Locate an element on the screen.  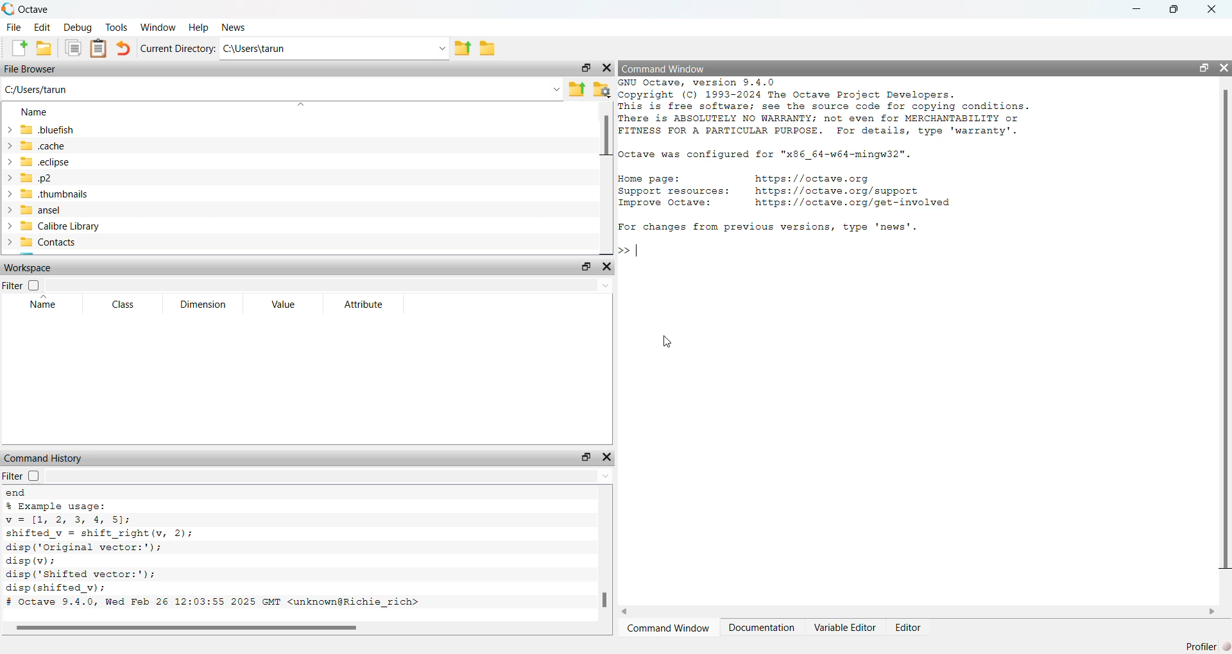
hide widget is located at coordinates (1224, 70).